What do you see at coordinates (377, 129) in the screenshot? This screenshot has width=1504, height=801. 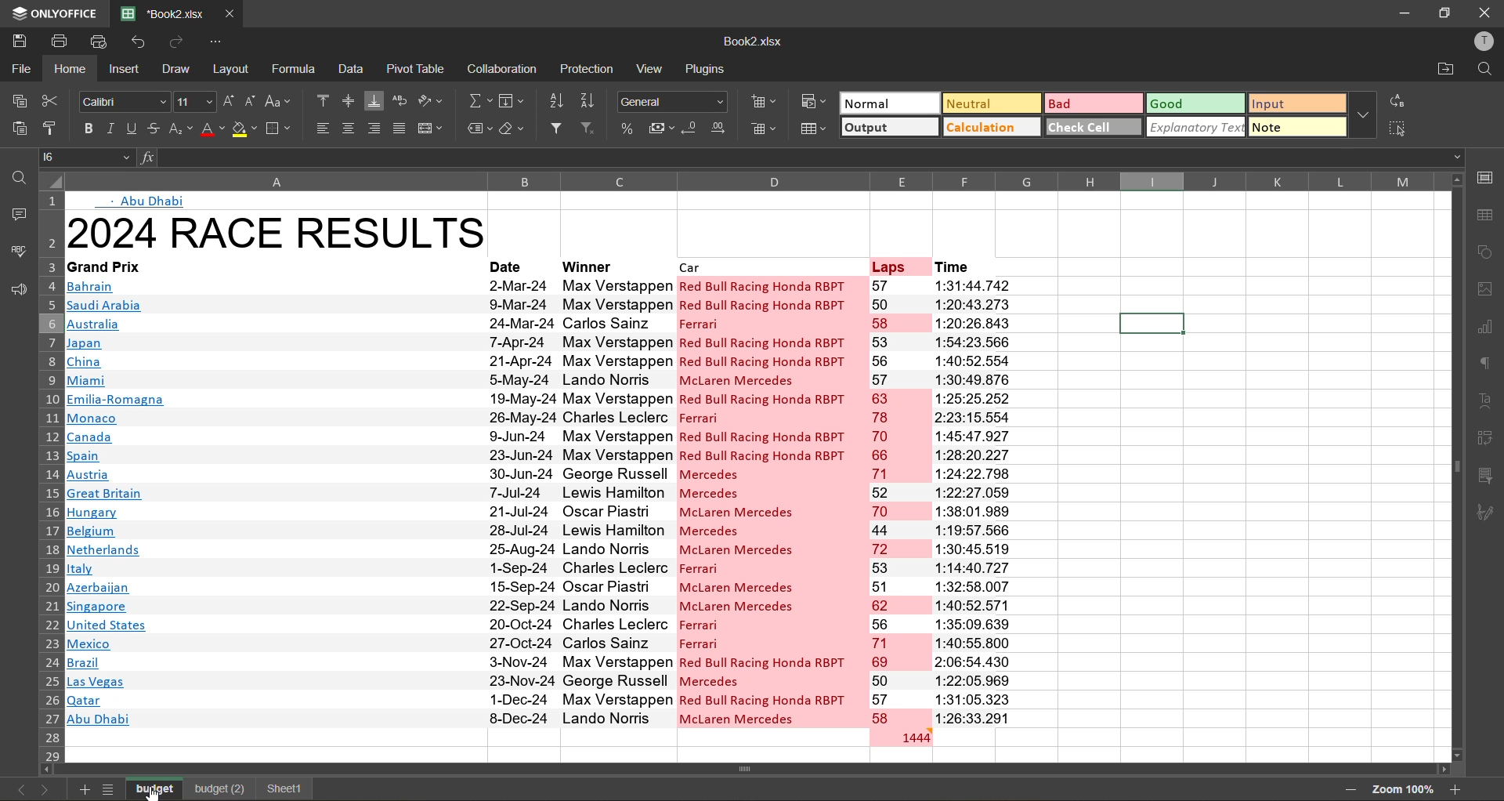 I see `align right` at bounding box center [377, 129].